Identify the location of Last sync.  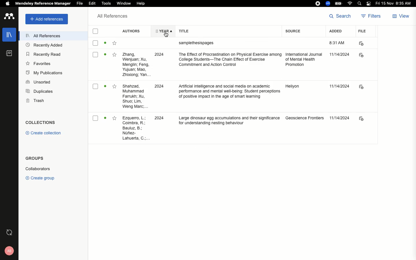
(8, 232).